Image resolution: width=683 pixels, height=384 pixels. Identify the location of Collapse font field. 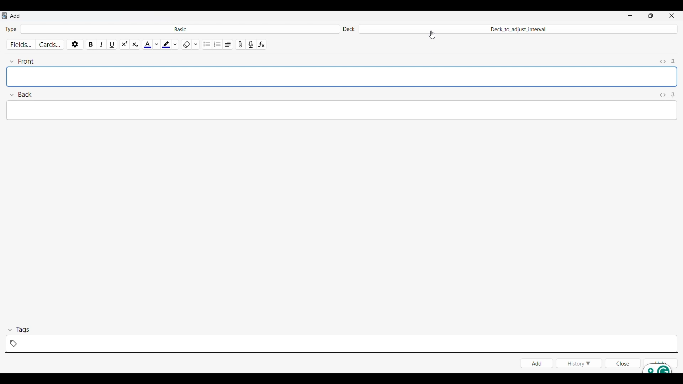
(22, 62).